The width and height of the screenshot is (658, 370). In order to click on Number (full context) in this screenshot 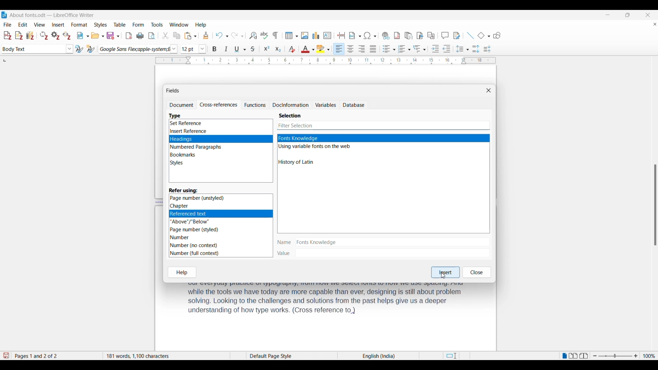, I will do `click(196, 254)`.